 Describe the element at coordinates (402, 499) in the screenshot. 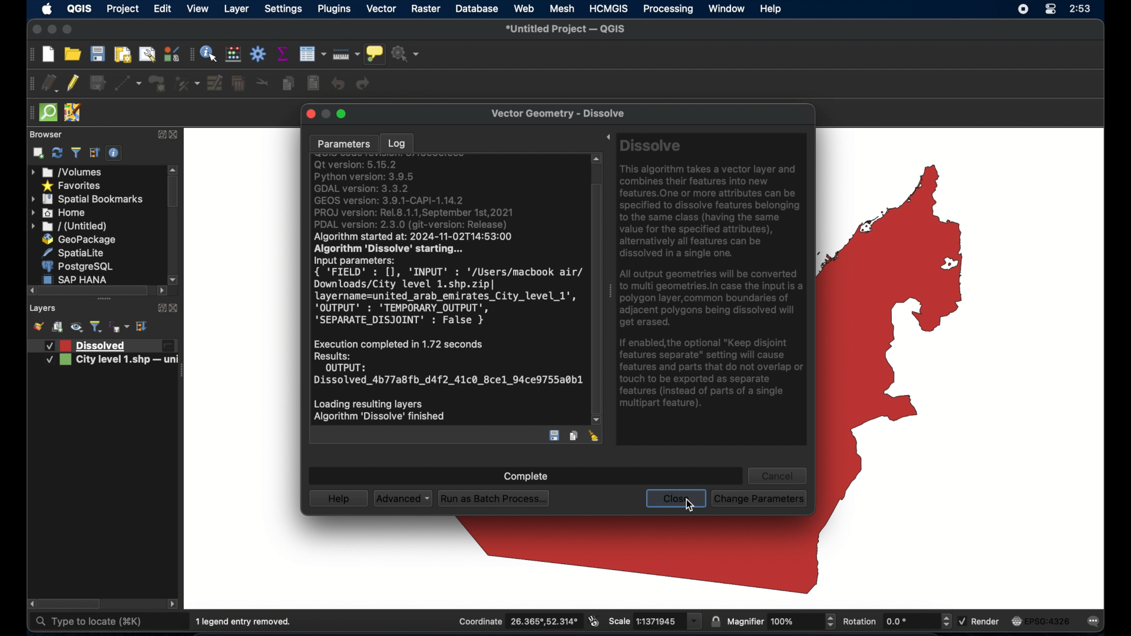

I see `advanced` at that location.